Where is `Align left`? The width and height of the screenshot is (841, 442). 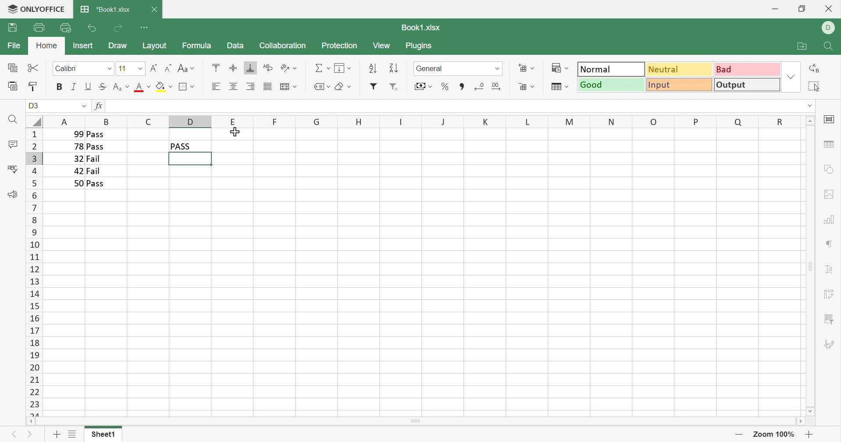
Align left is located at coordinates (215, 87).